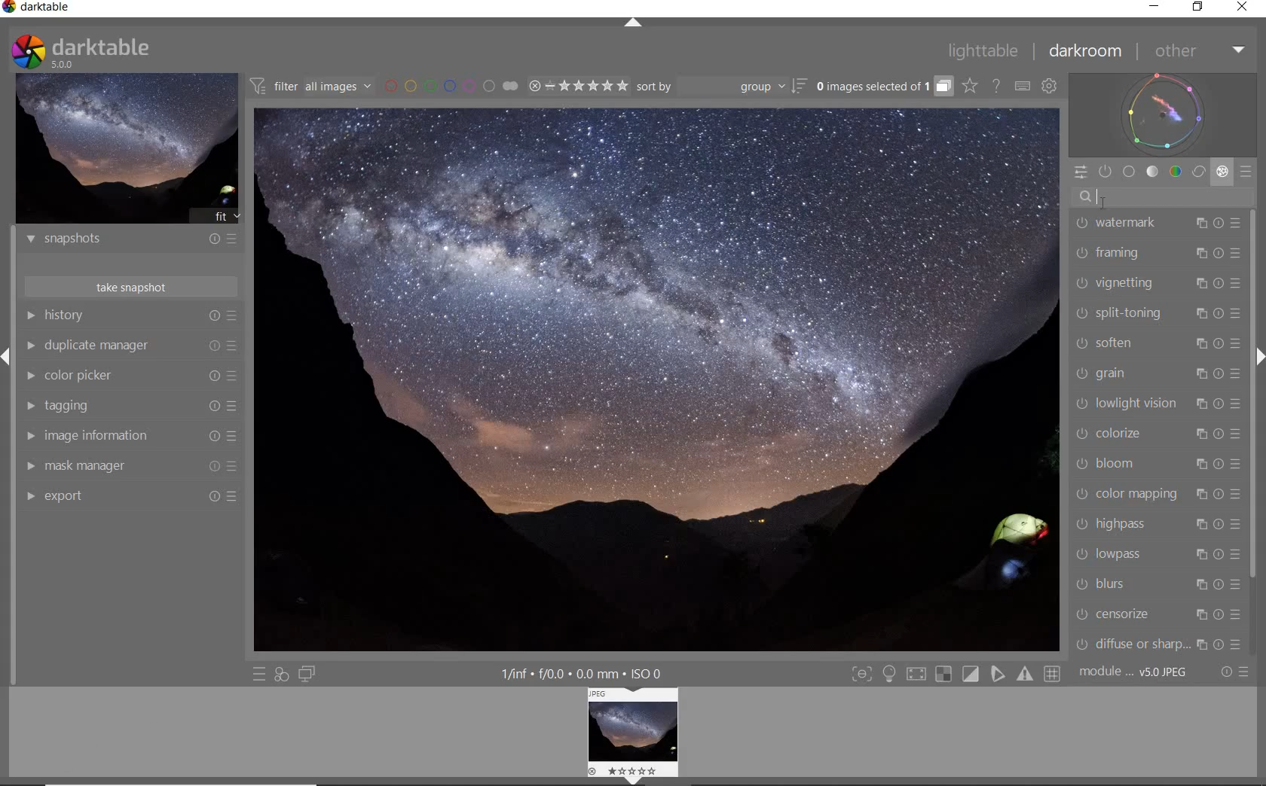 Image resolution: width=1266 pixels, height=786 pixels. What do you see at coordinates (581, 673) in the screenshot?
I see `DISPLAYED GUI INFO` at bounding box center [581, 673].